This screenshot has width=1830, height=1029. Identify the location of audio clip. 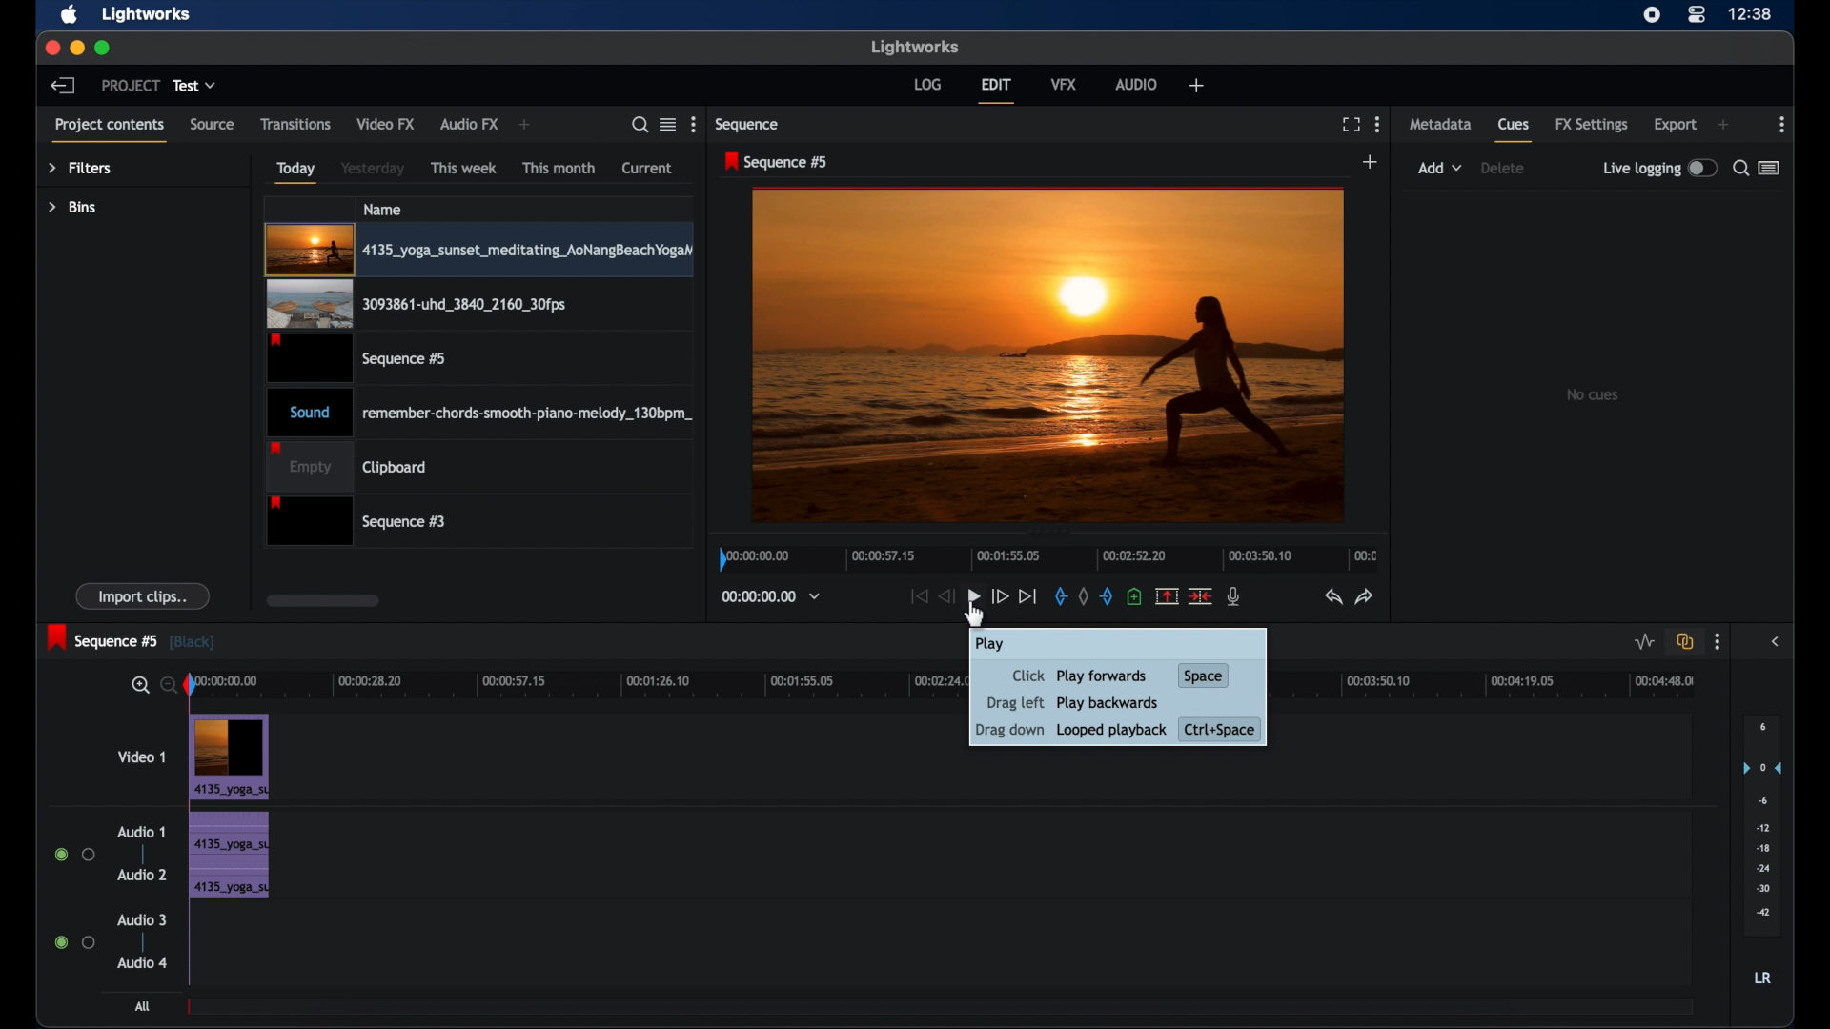
(228, 831).